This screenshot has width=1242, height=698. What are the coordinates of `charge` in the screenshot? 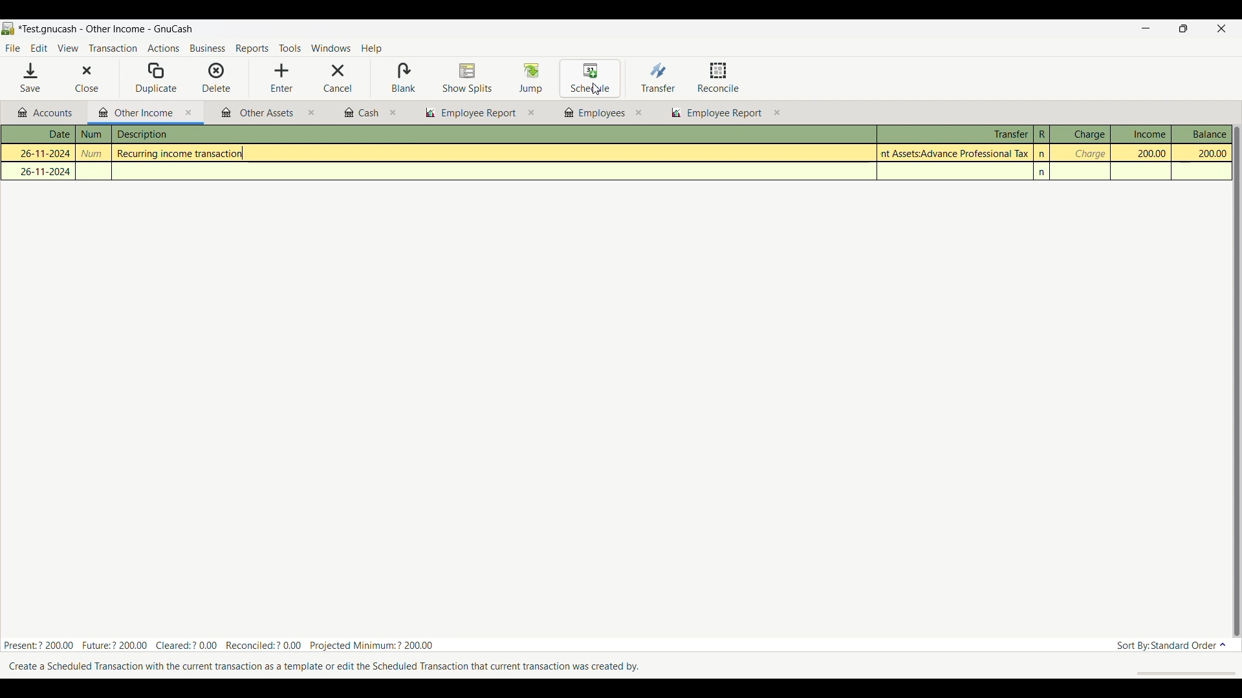 It's located at (1089, 154).